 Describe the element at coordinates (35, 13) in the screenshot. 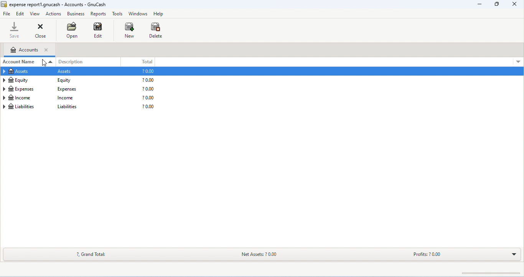

I see `view` at that location.